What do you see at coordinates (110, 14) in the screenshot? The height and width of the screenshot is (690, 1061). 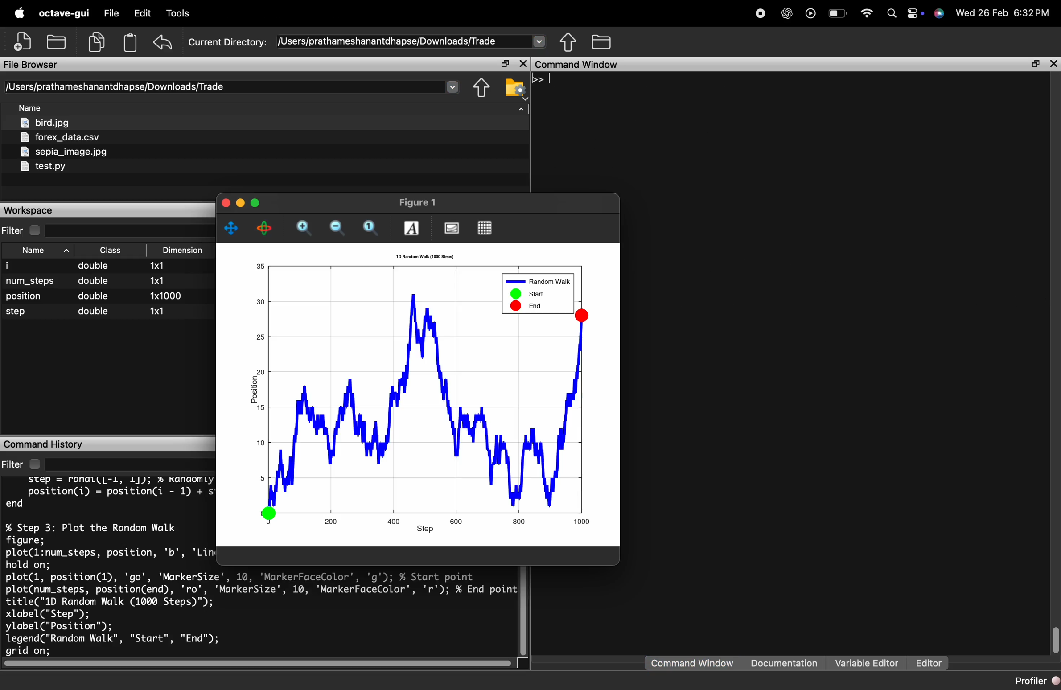 I see `File` at bounding box center [110, 14].